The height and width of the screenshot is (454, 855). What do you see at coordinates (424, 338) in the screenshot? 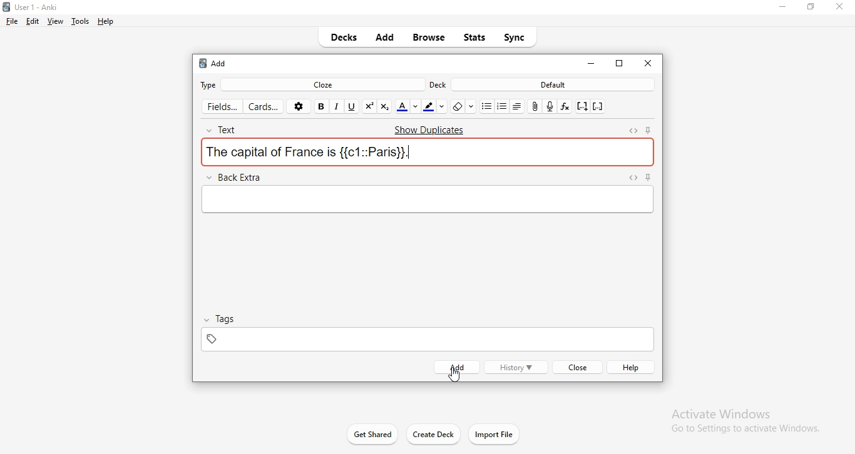
I see `tag box` at bounding box center [424, 338].